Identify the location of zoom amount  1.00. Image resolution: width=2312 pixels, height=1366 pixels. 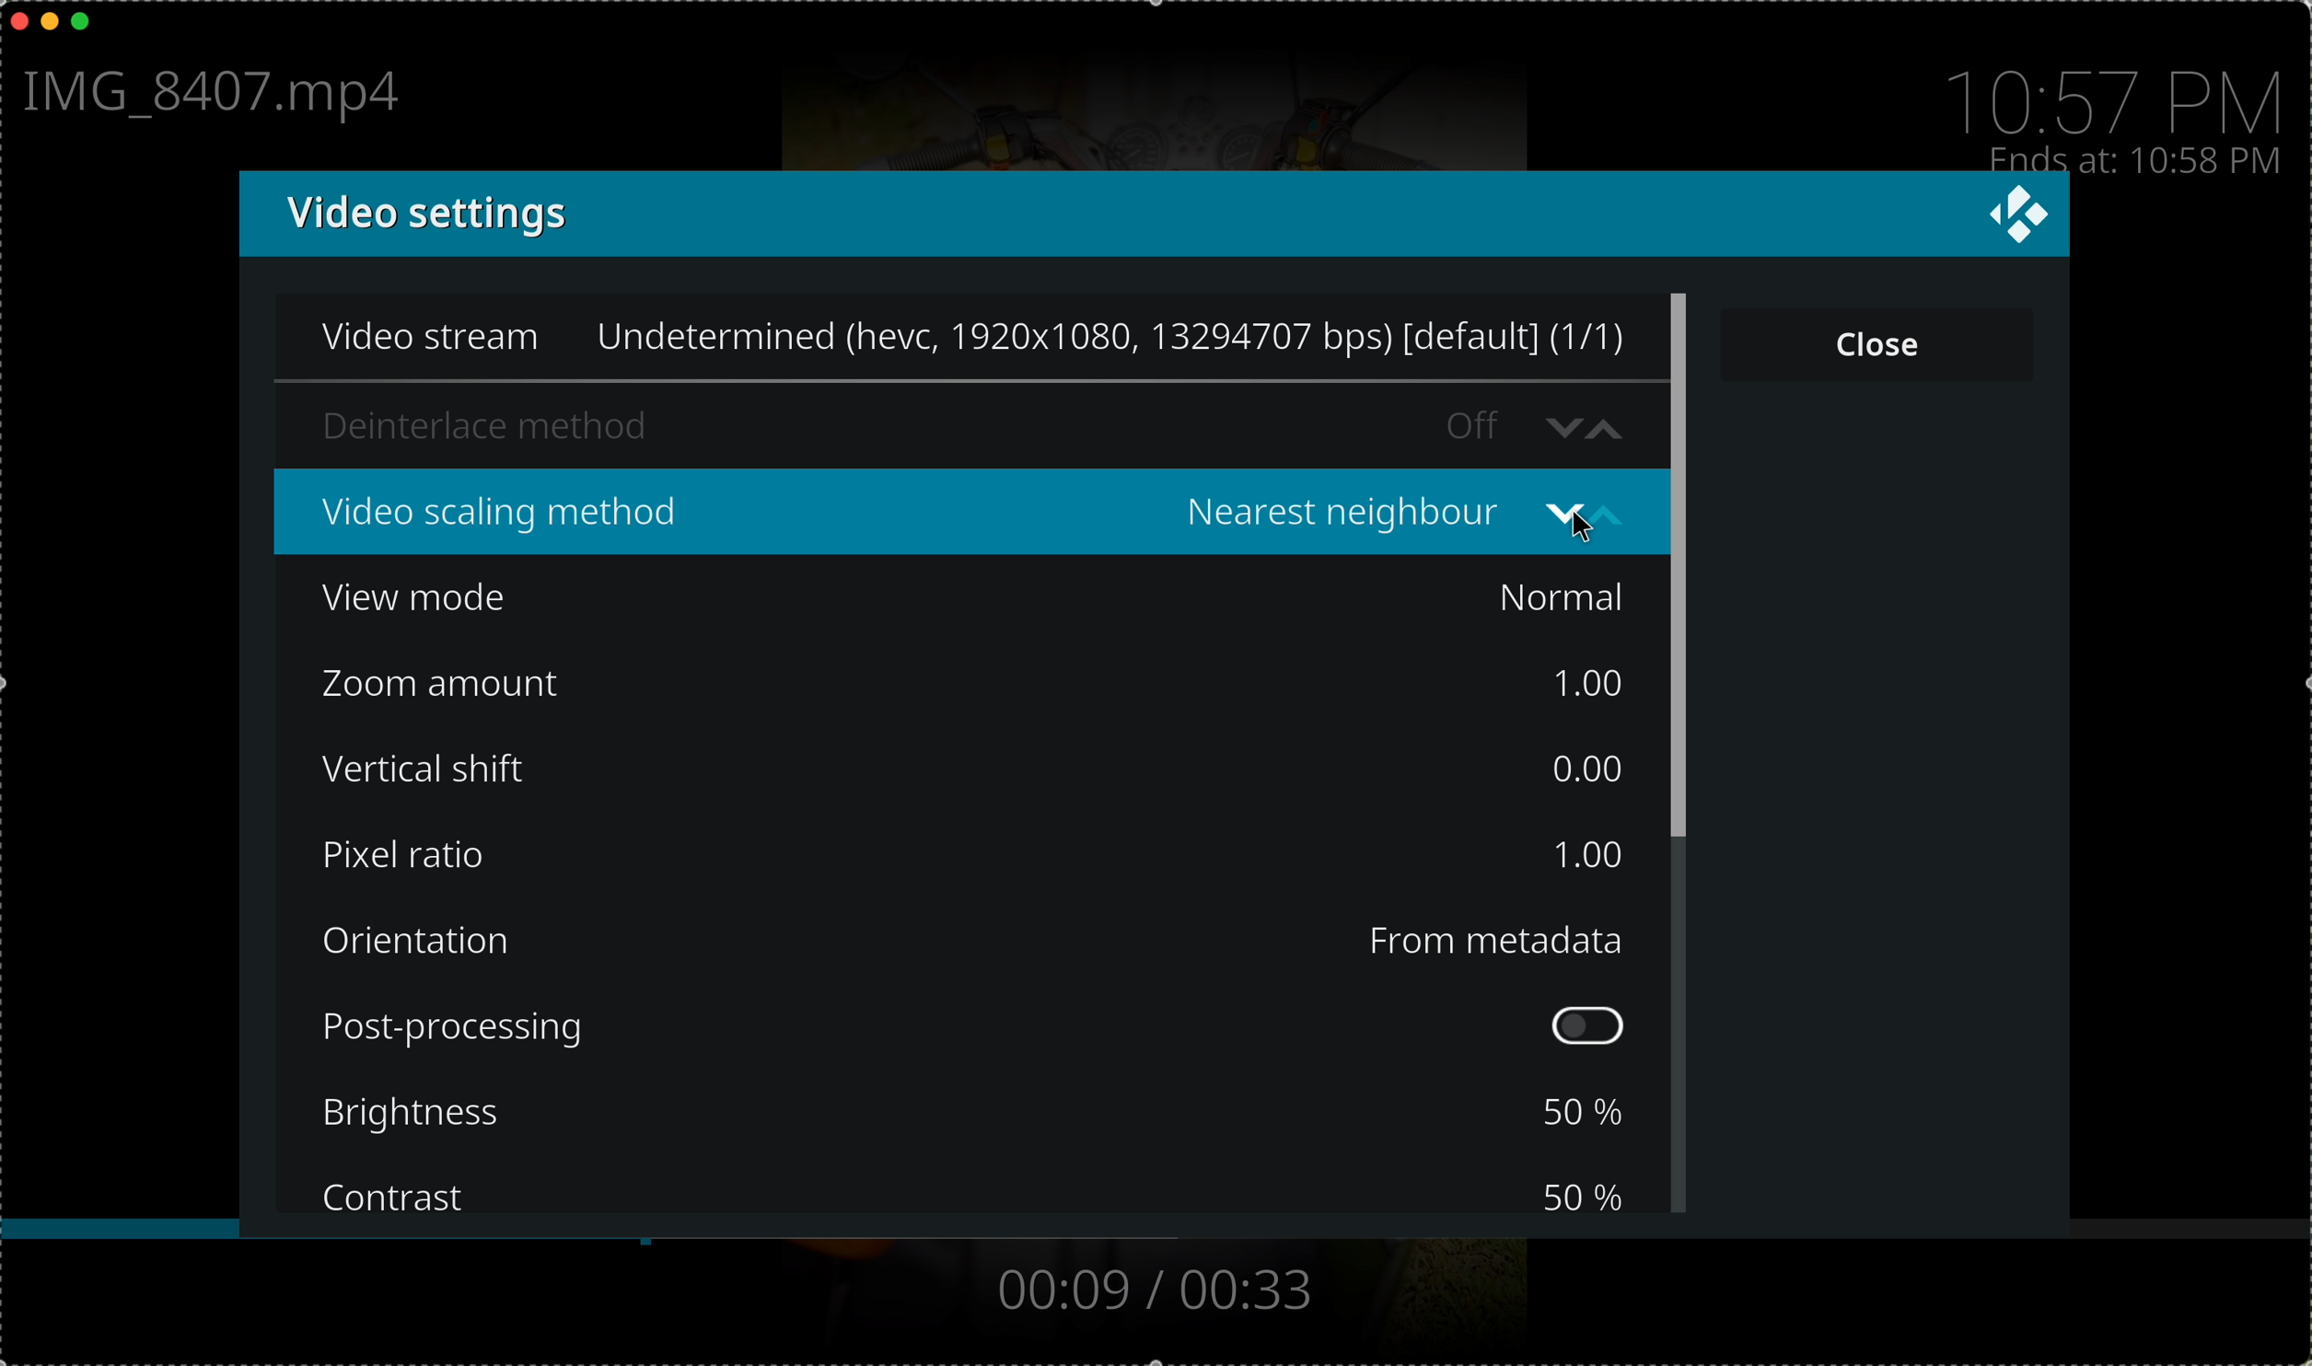
(978, 686).